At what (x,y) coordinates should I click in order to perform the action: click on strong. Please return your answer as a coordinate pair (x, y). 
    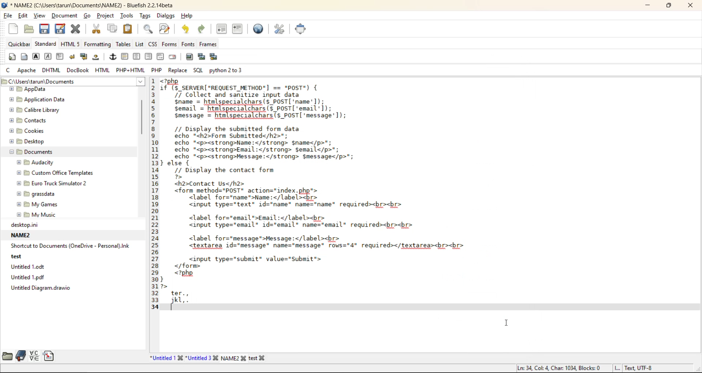
    Looking at the image, I should click on (37, 57).